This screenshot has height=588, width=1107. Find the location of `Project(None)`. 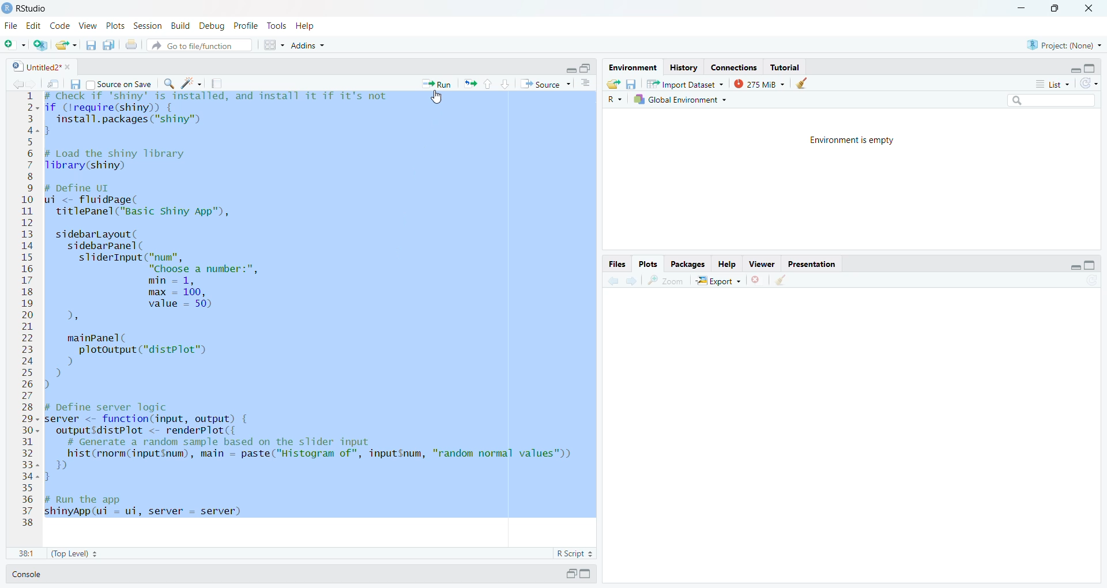

Project(None) is located at coordinates (1065, 45).